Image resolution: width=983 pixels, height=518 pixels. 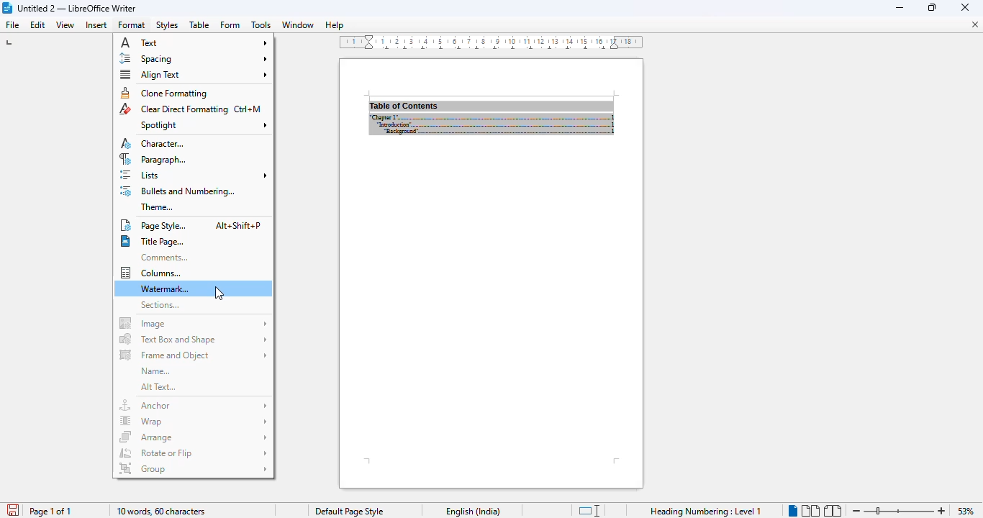 I want to click on wrap, so click(x=194, y=421).